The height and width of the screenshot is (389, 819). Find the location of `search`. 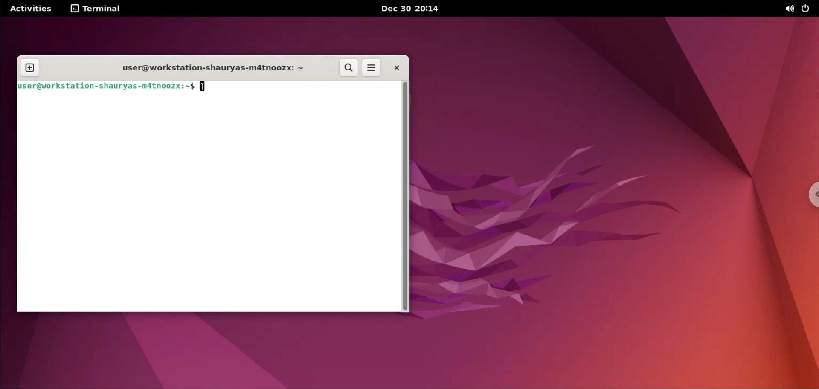

search is located at coordinates (349, 67).